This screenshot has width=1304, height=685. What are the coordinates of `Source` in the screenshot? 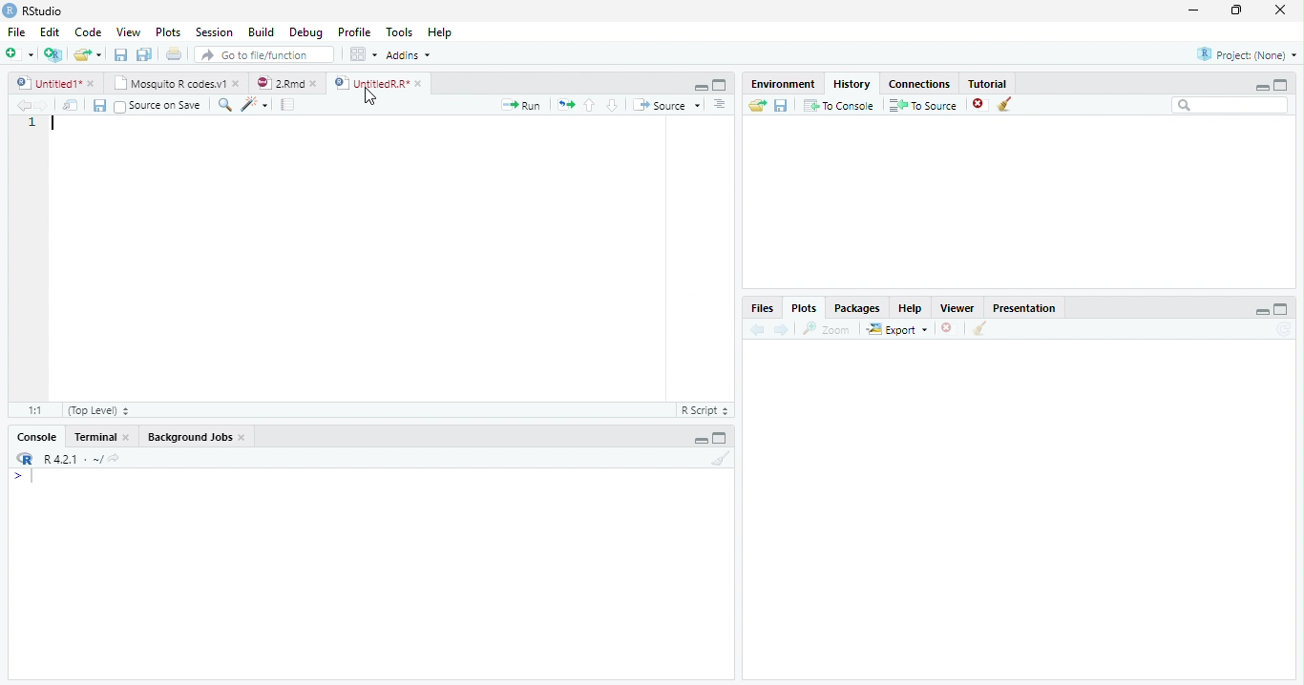 It's located at (666, 105).